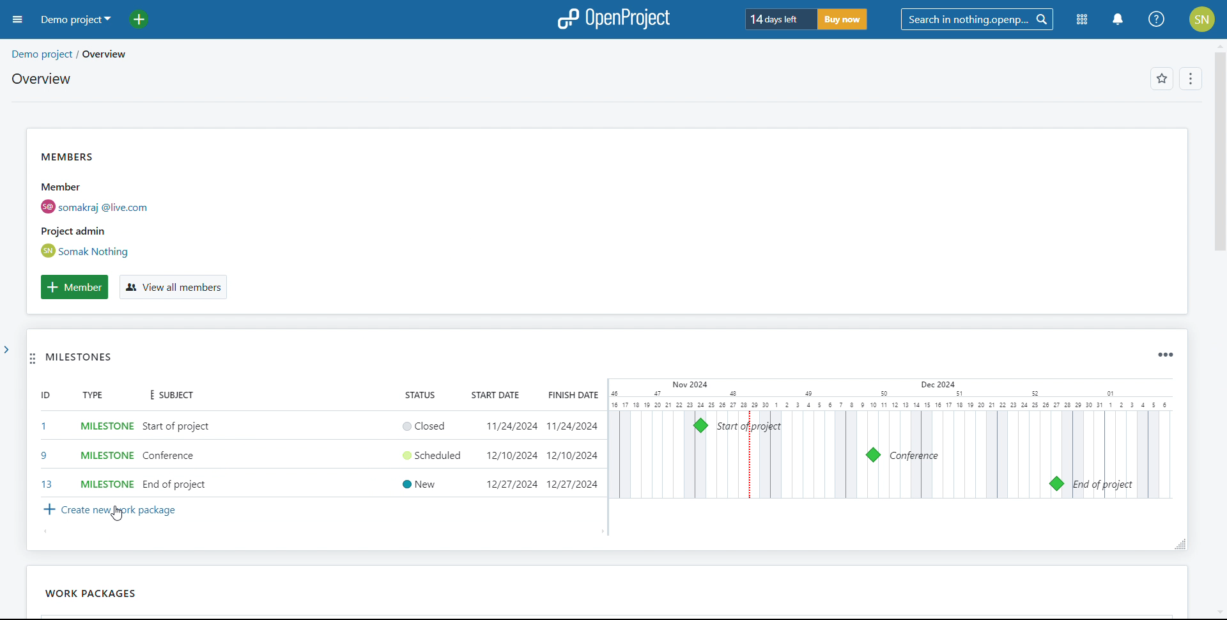  Describe the element at coordinates (74, 19) in the screenshot. I see `demo project` at that location.